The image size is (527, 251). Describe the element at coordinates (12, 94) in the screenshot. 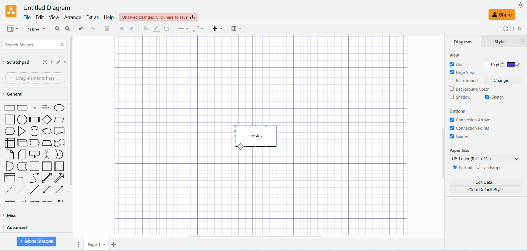

I see `general` at that location.